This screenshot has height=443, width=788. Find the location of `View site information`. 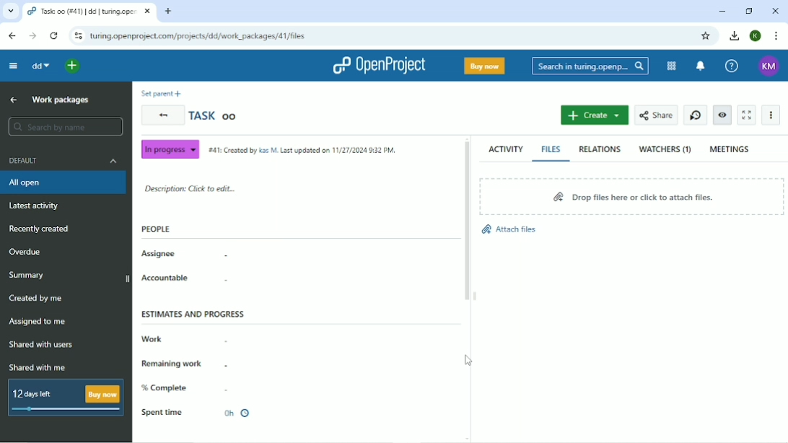

View site information is located at coordinates (77, 36).